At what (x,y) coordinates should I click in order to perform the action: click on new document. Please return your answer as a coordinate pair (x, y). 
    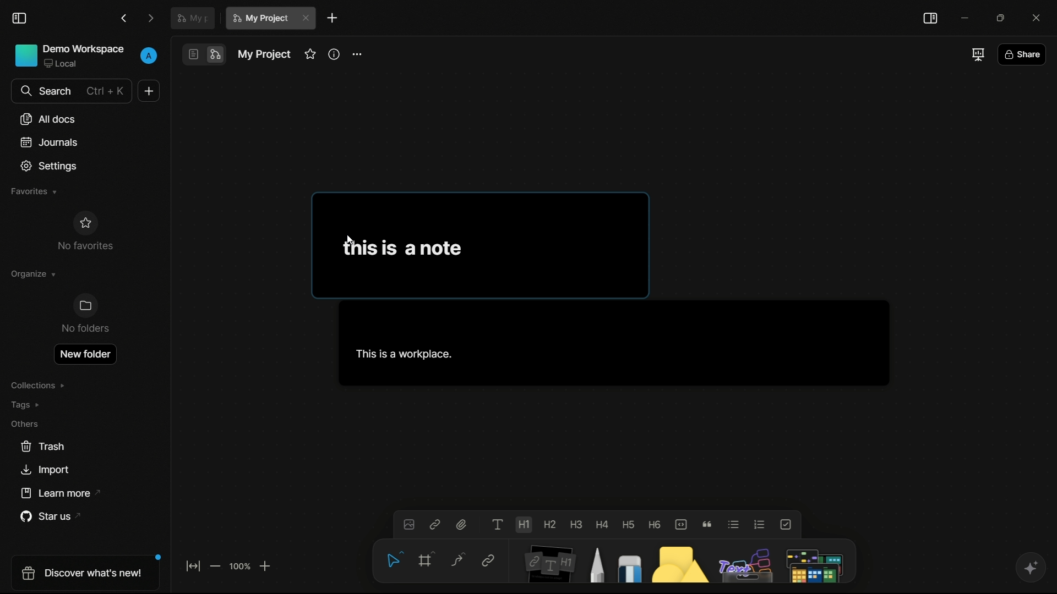
    Looking at the image, I should click on (147, 91).